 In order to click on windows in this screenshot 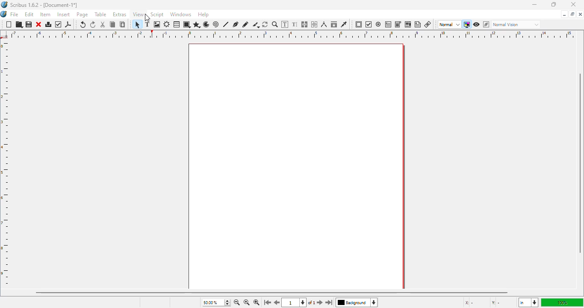, I will do `click(181, 15)`.